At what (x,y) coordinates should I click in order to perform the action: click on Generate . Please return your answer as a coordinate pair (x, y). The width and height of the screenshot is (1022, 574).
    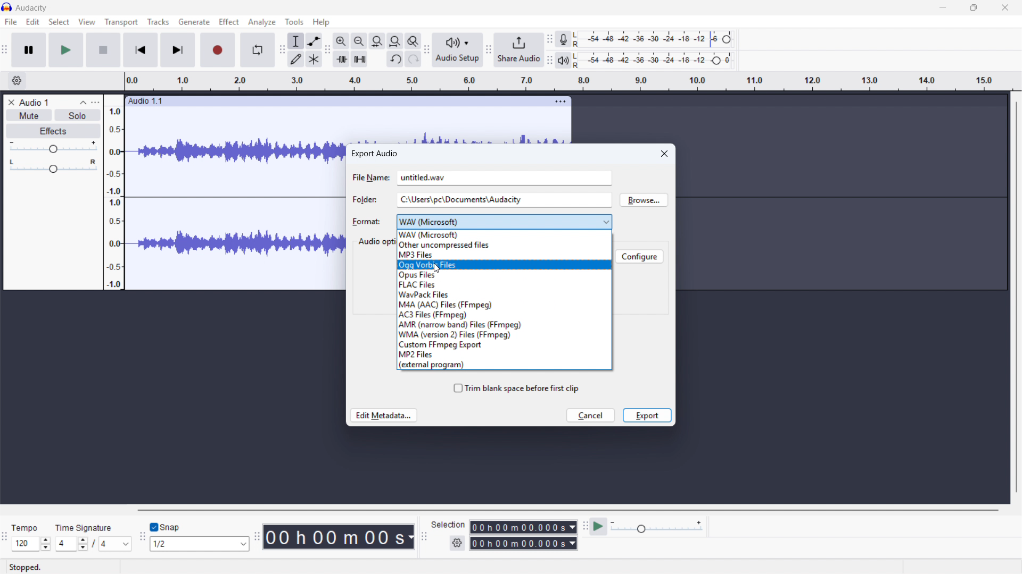
    Looking at the image, I should click on (193, 21).